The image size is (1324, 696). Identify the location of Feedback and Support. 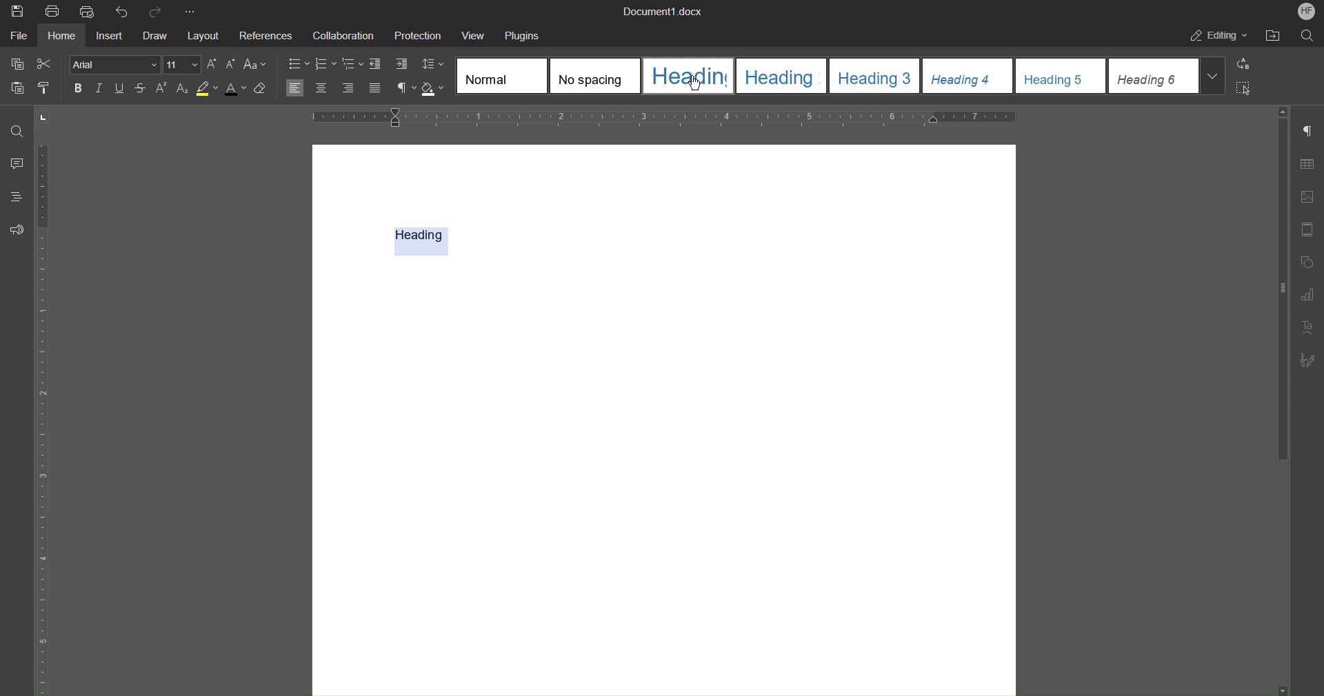
(17, 229).